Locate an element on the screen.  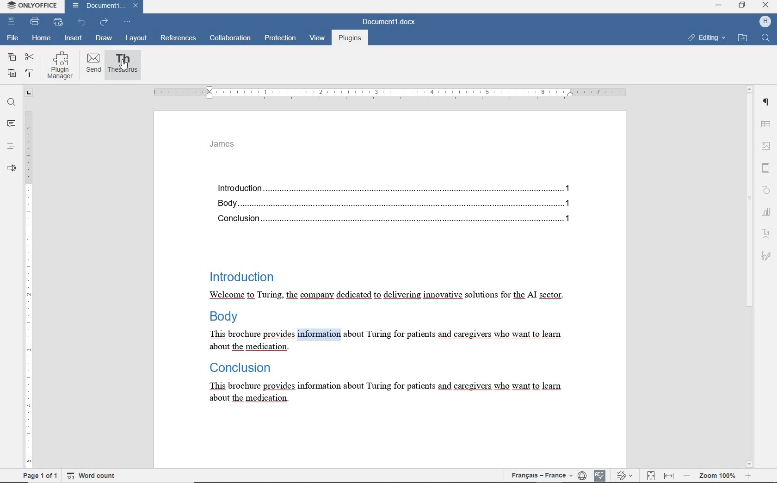
COLLABORATION is located at coordinates (230, 39).